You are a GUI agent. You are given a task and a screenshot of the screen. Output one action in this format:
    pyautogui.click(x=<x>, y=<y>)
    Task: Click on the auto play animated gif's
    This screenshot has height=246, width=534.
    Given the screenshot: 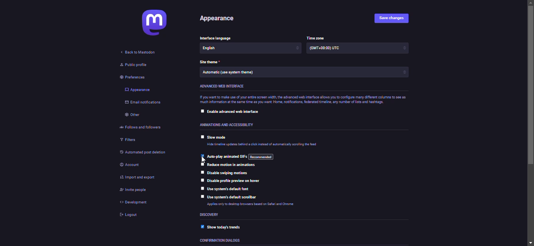 What is the action you would take?
    pyautogui.click(x=240, y=157)
    